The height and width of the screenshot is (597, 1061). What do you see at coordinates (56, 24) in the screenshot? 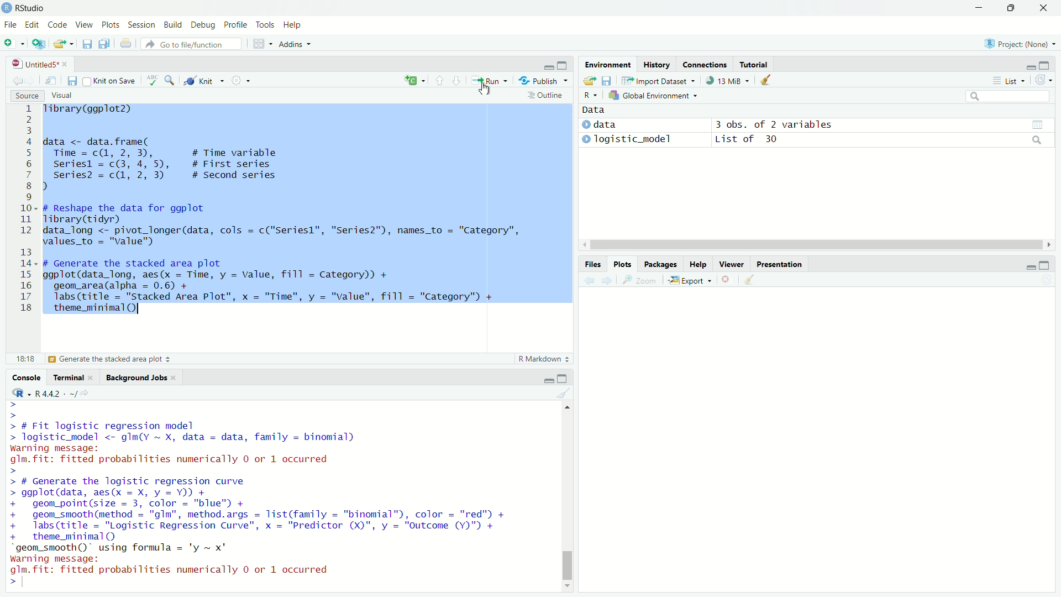
I see `Code` at bounding box center [56, 24].